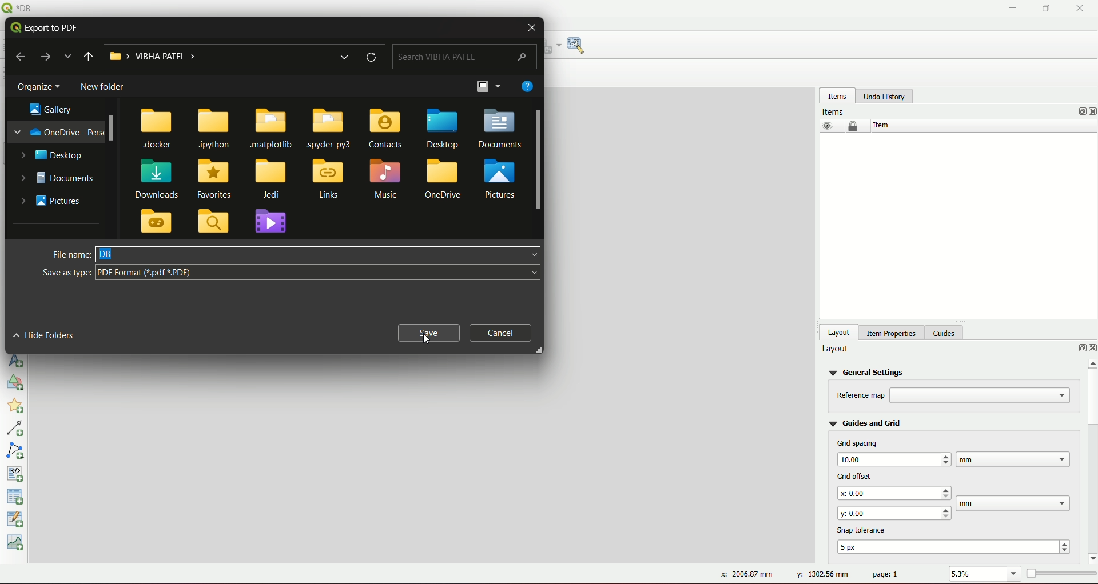 The height and width of the screenshot is (584, 1098). I want to click on .jedi, so click(270, 179).